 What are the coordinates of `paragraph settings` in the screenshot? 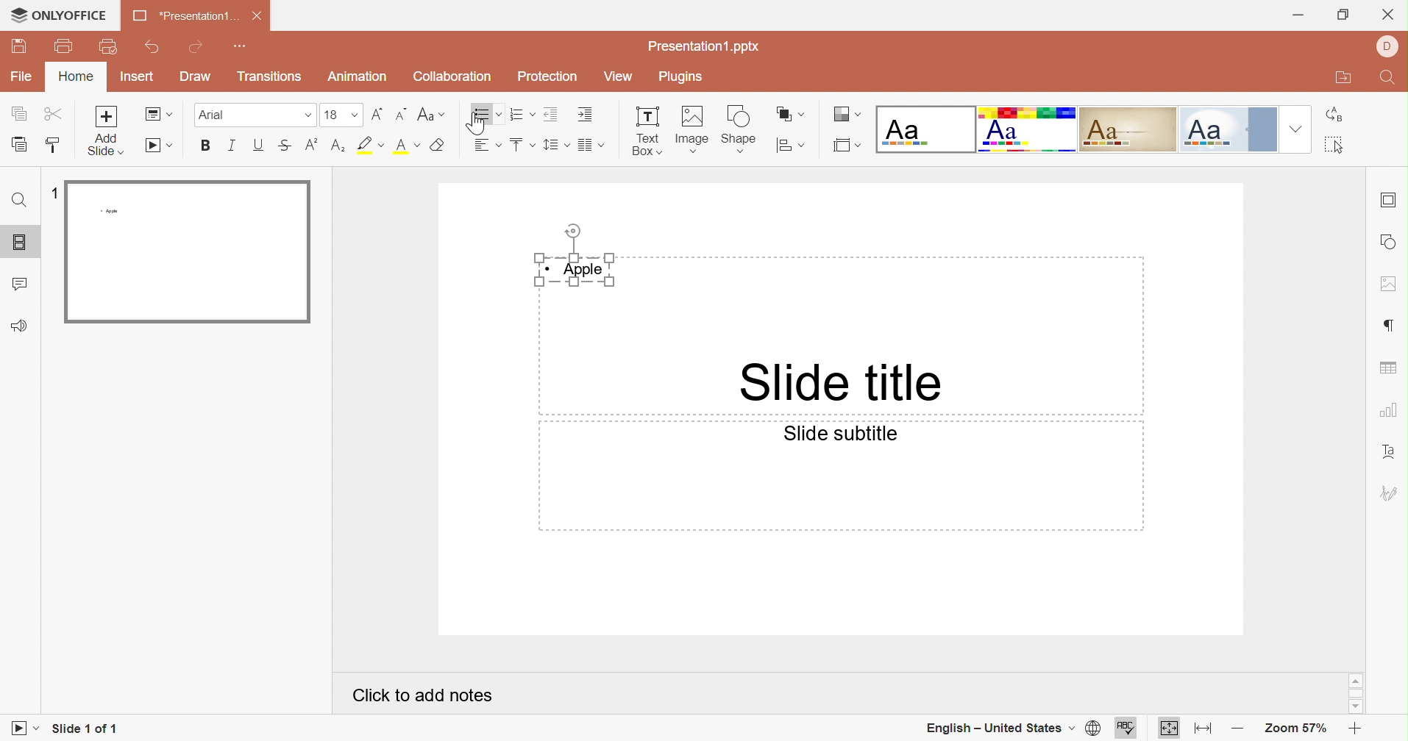 It's located at (1392, 322).